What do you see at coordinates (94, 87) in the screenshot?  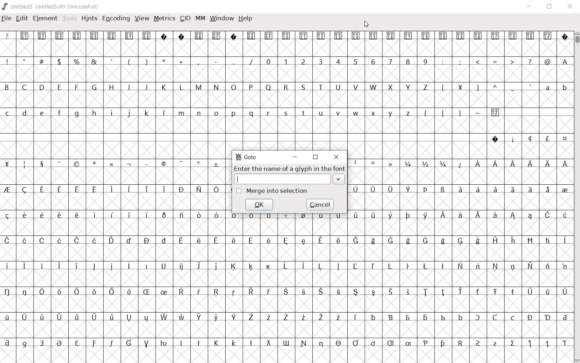 I see `G` at bounding box center [94, 87].